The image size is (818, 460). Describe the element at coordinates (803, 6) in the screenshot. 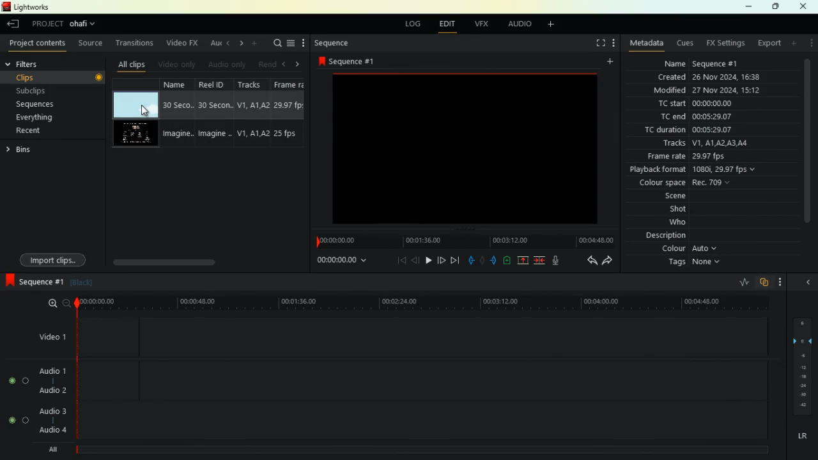

I see `close` at that location.